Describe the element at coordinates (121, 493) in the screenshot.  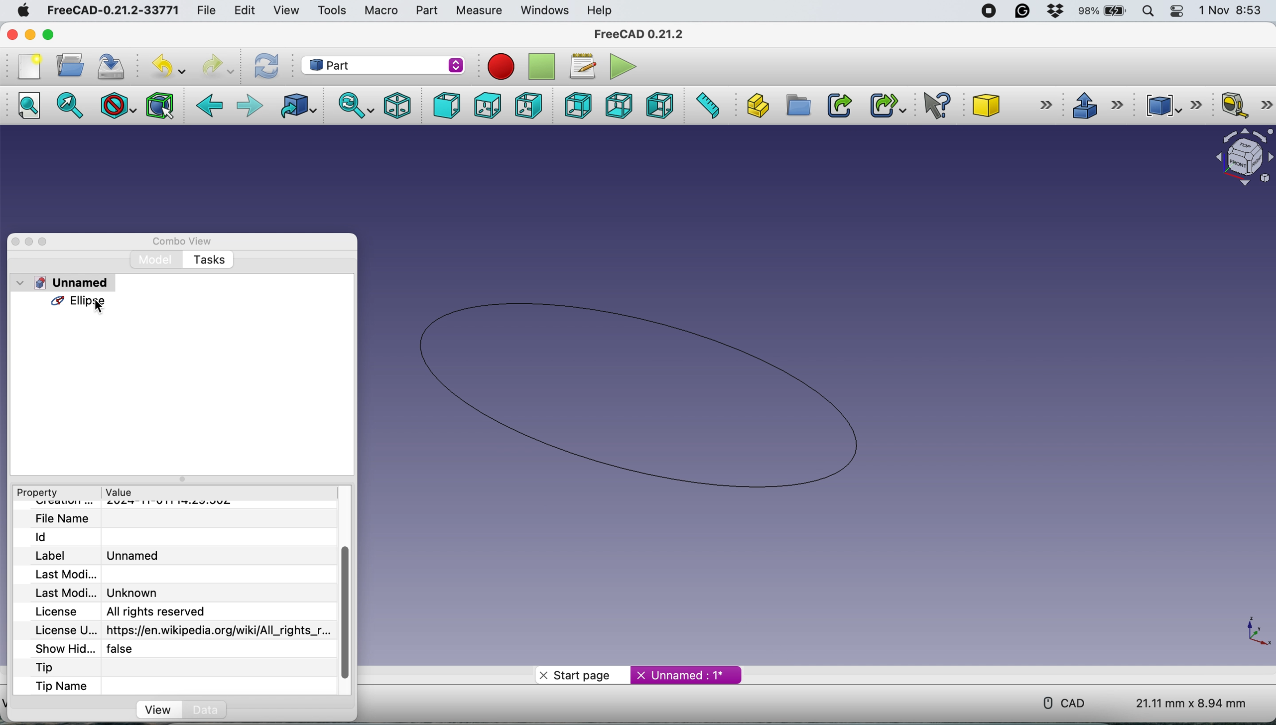
I see `value` at that location.